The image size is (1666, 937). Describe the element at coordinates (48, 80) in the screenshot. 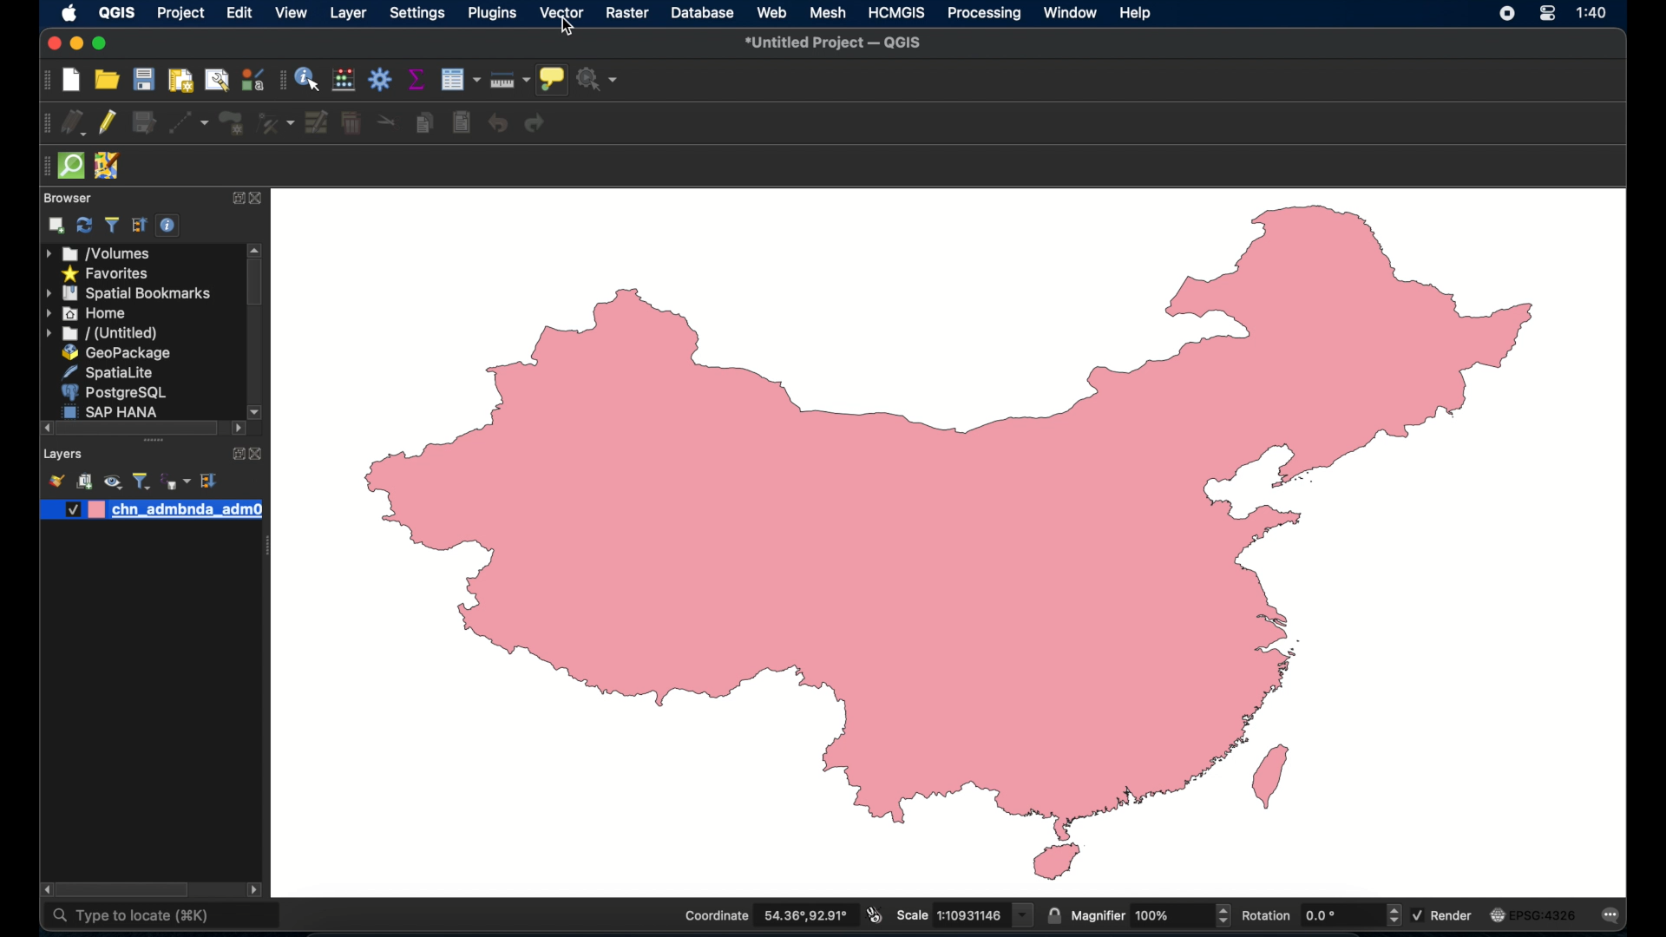

I see `project toolbar` at that location.